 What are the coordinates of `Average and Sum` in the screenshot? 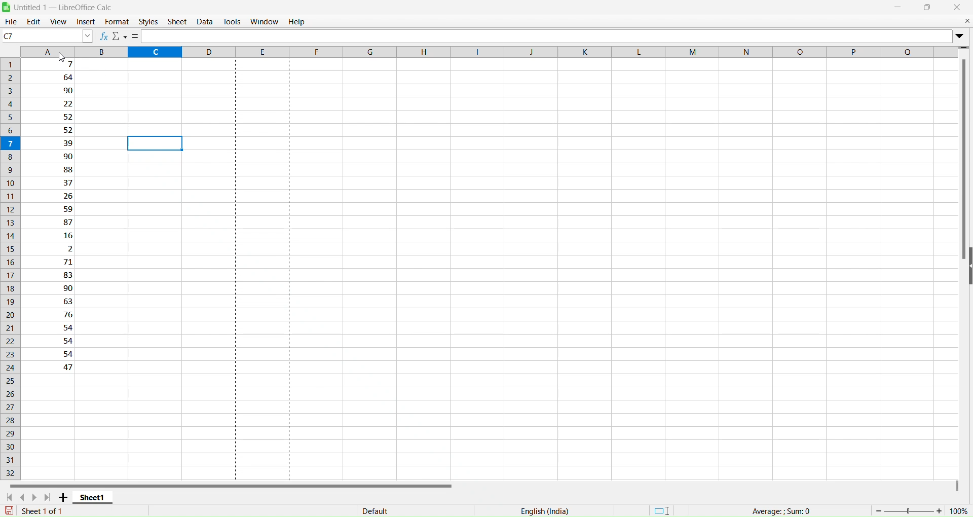 It's located at (783, 506).